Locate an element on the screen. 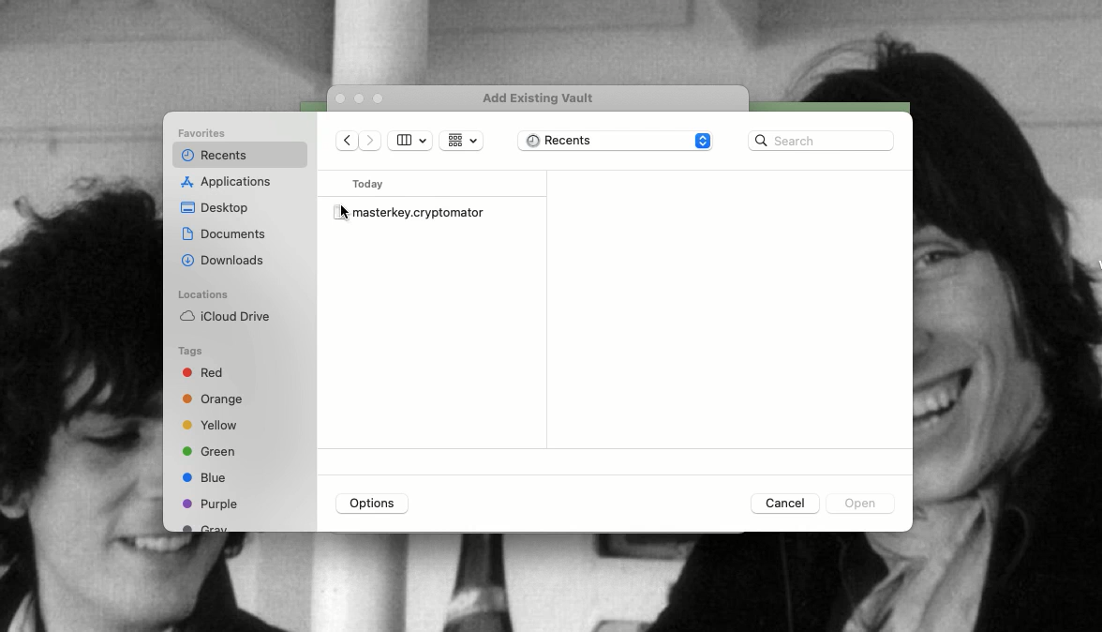  Recents is located at coordinates (212, 156).